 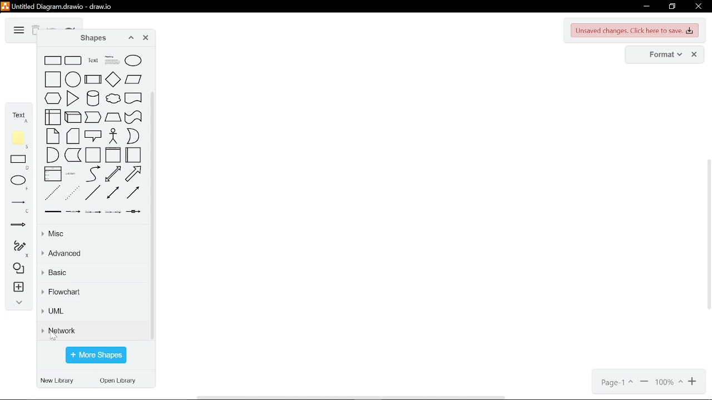 I want to click on shapes, so click(x=90, y=38).